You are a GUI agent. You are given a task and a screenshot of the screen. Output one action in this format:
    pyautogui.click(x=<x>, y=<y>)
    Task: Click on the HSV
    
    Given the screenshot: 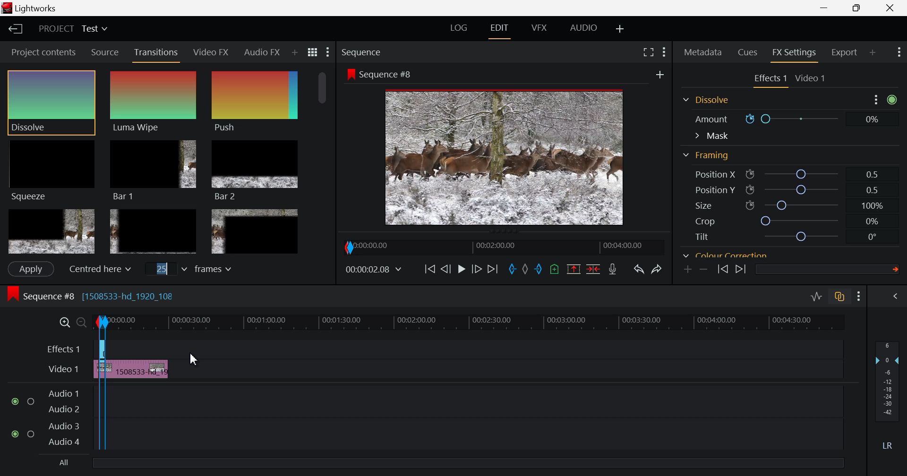 What is the action you would take?
    pyautogui.click(x=831, y=221)
    